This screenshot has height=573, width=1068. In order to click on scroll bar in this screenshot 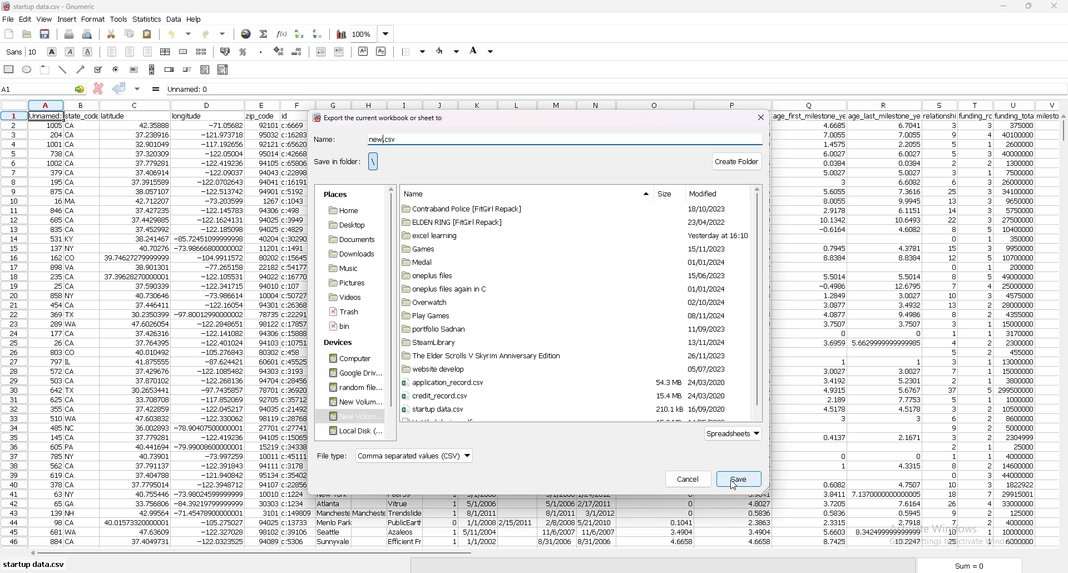, I will do `click(757, 303)`.